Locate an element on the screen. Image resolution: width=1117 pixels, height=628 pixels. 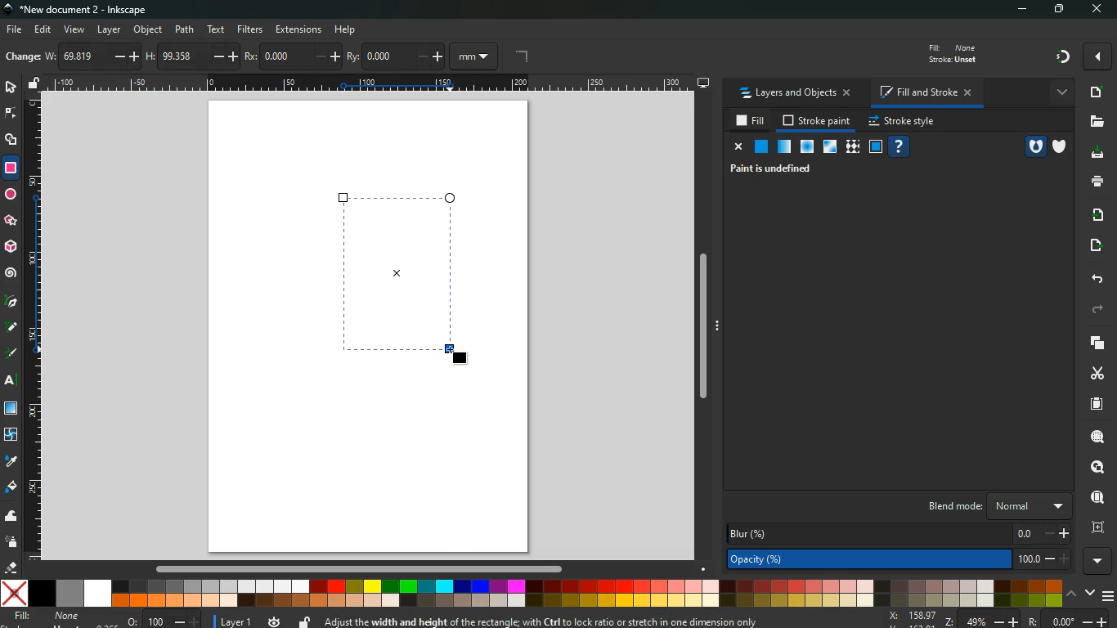
window is located at coordinates (876, 147).